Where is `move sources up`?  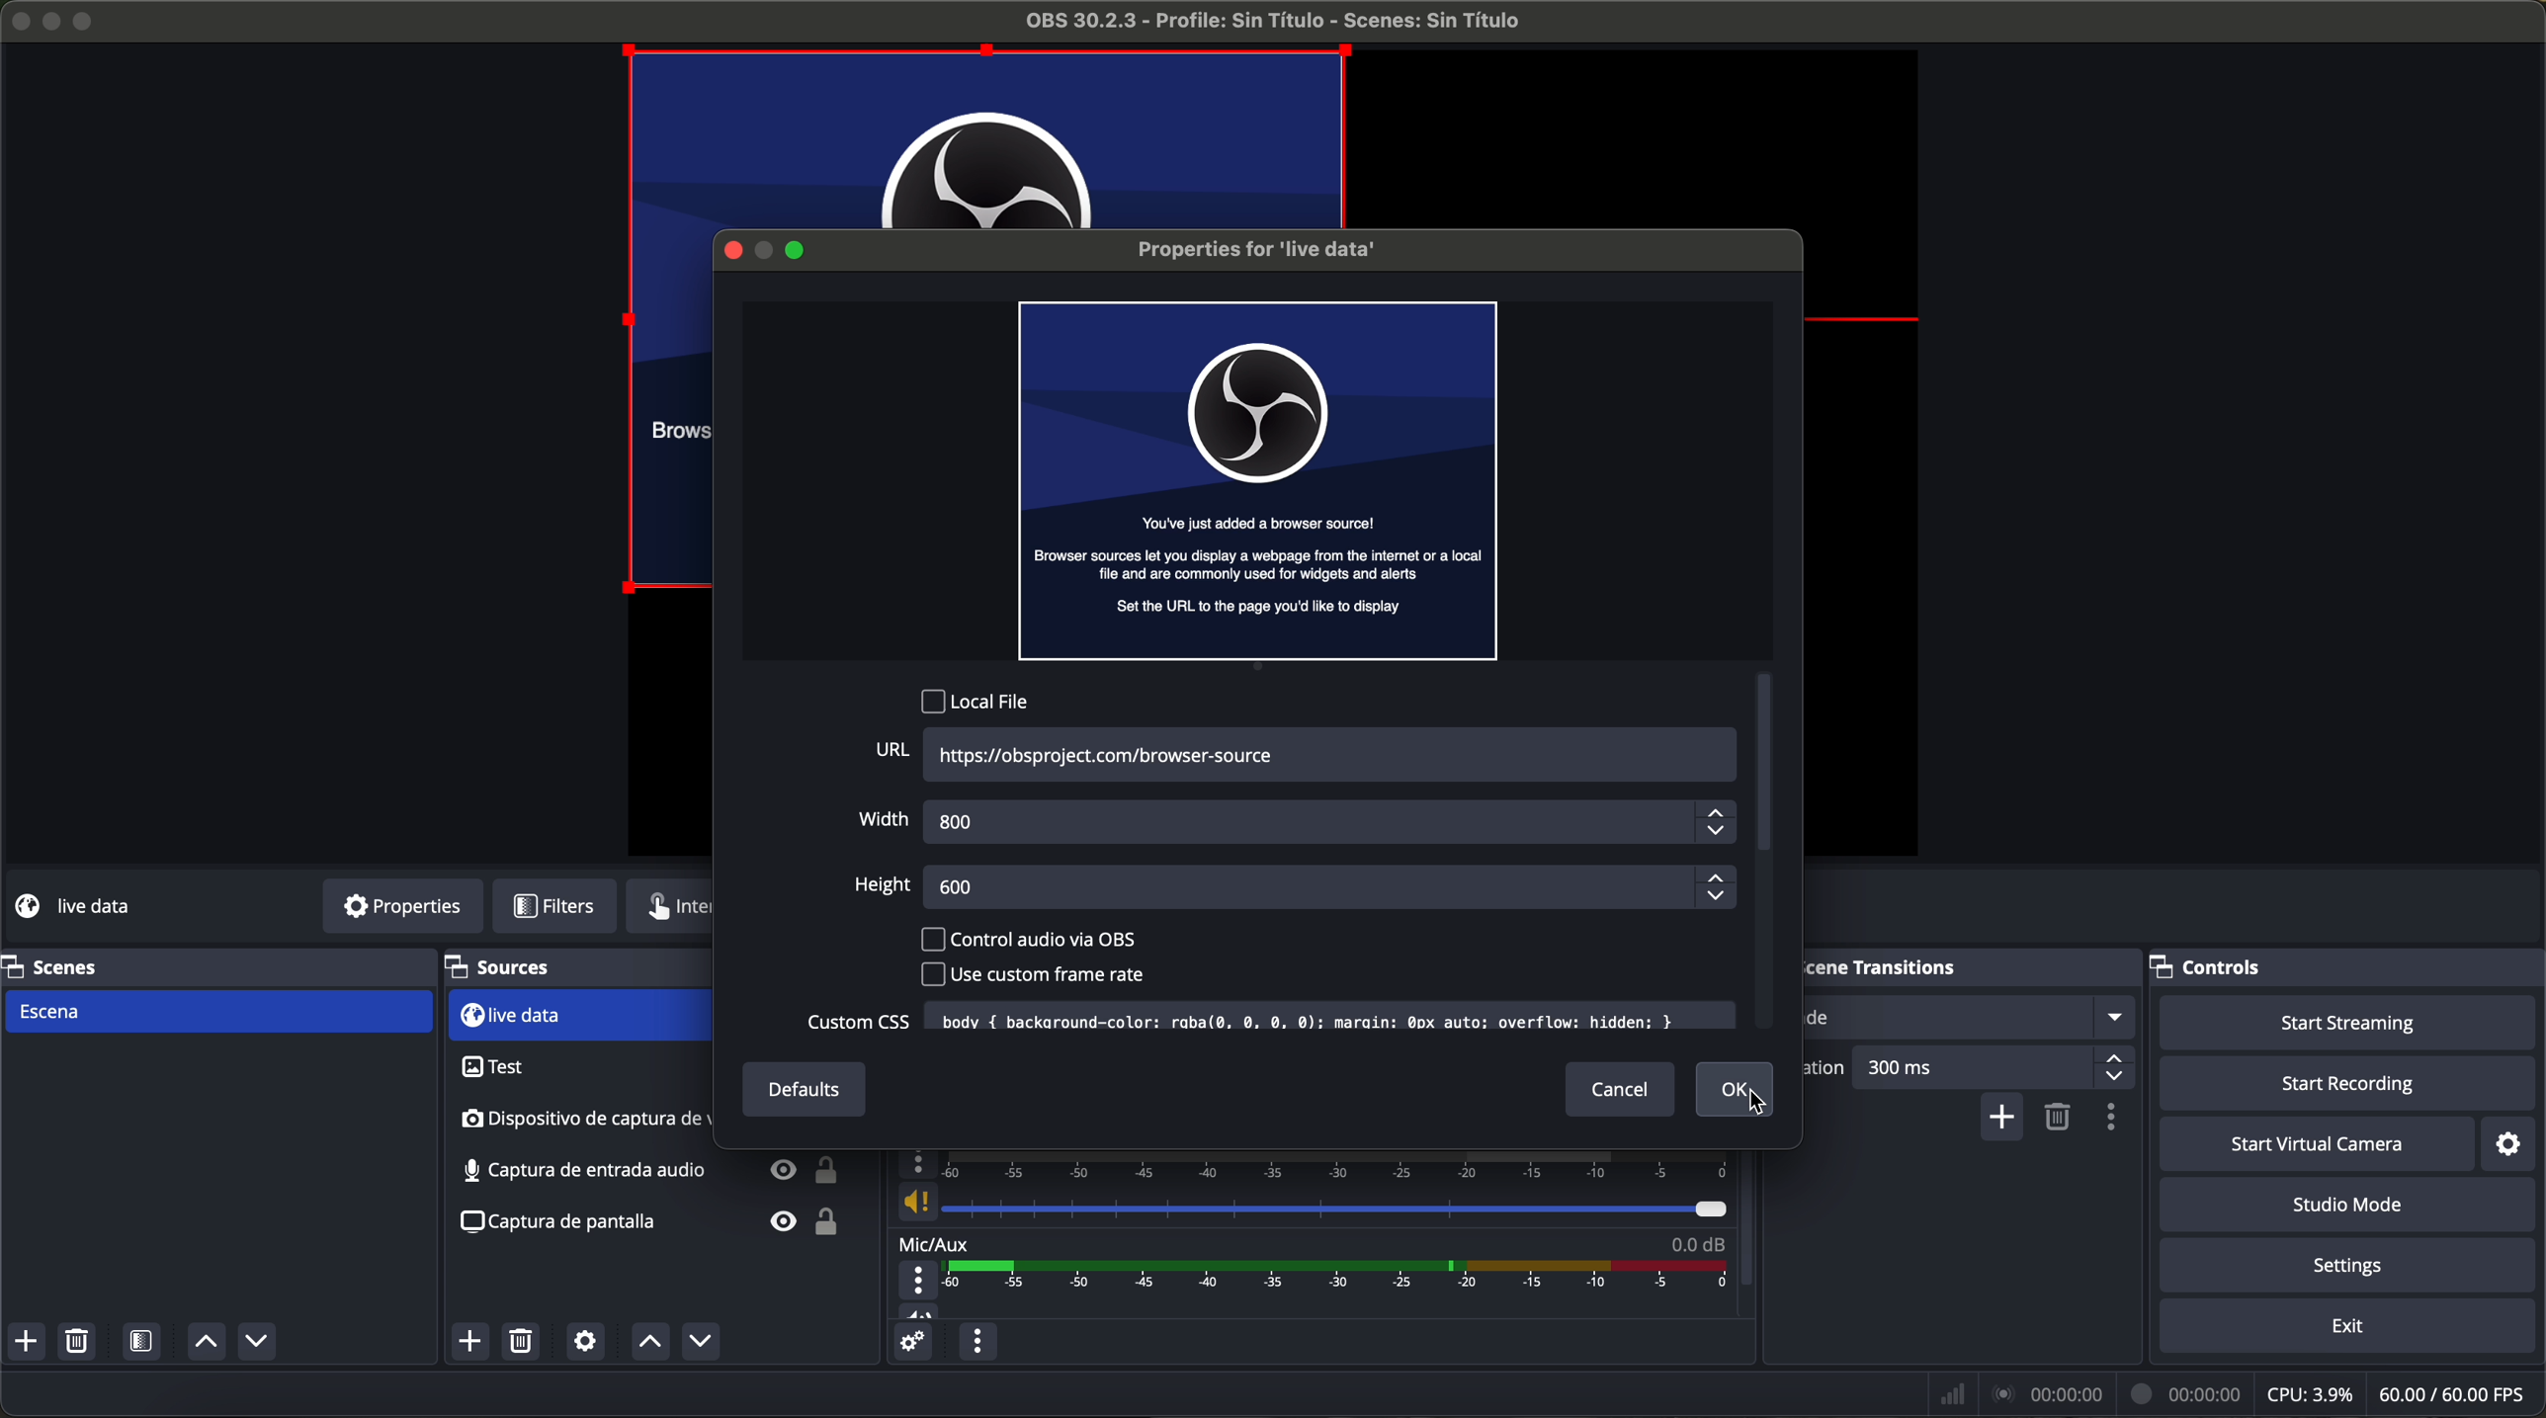 move sources up is located at coordinates (207, 1341).